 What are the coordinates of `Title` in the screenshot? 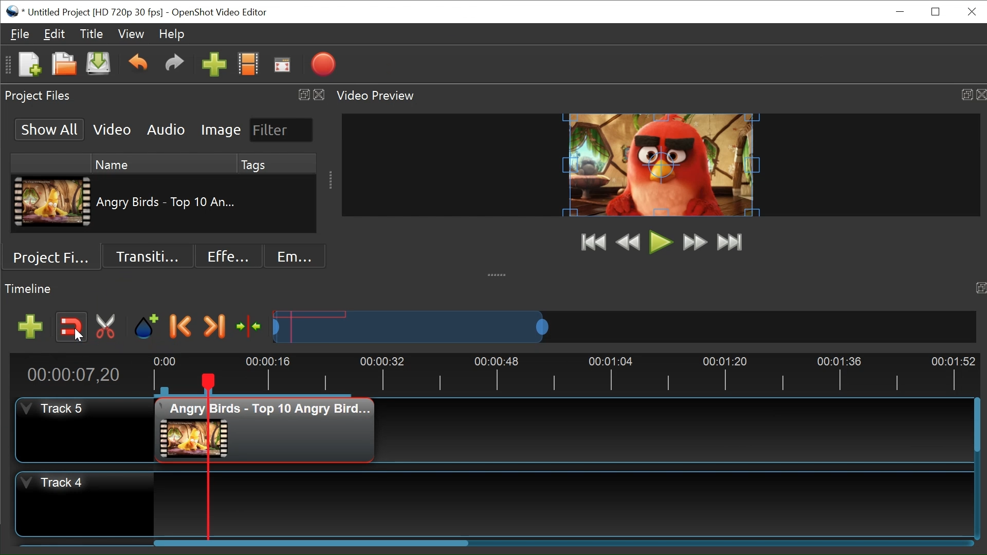 It's located at (91, 34).